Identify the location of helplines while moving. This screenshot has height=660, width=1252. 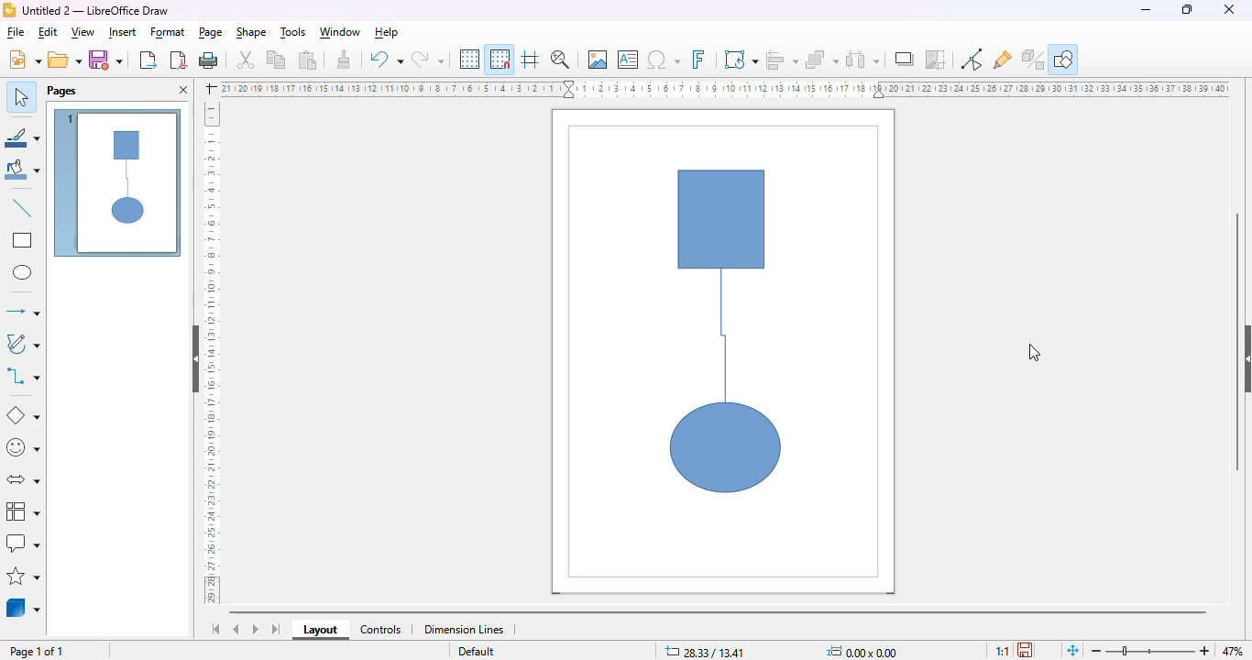
(530, 60).